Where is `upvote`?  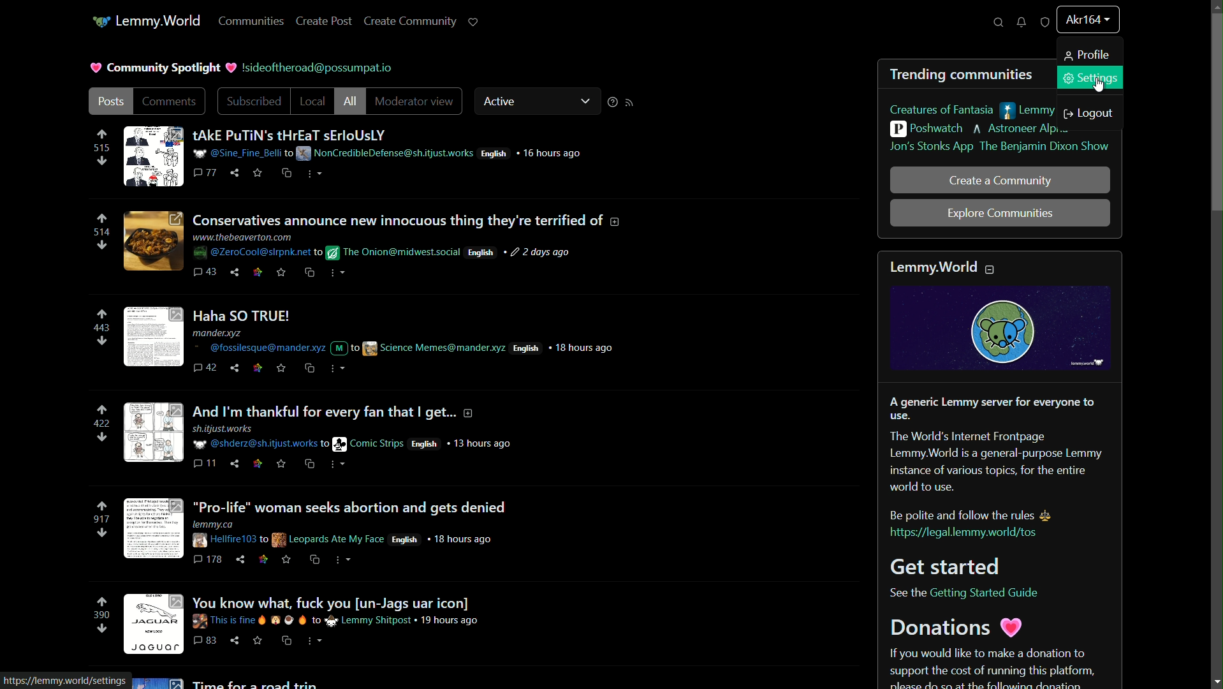 upvote is located at coordinates (102, 134).